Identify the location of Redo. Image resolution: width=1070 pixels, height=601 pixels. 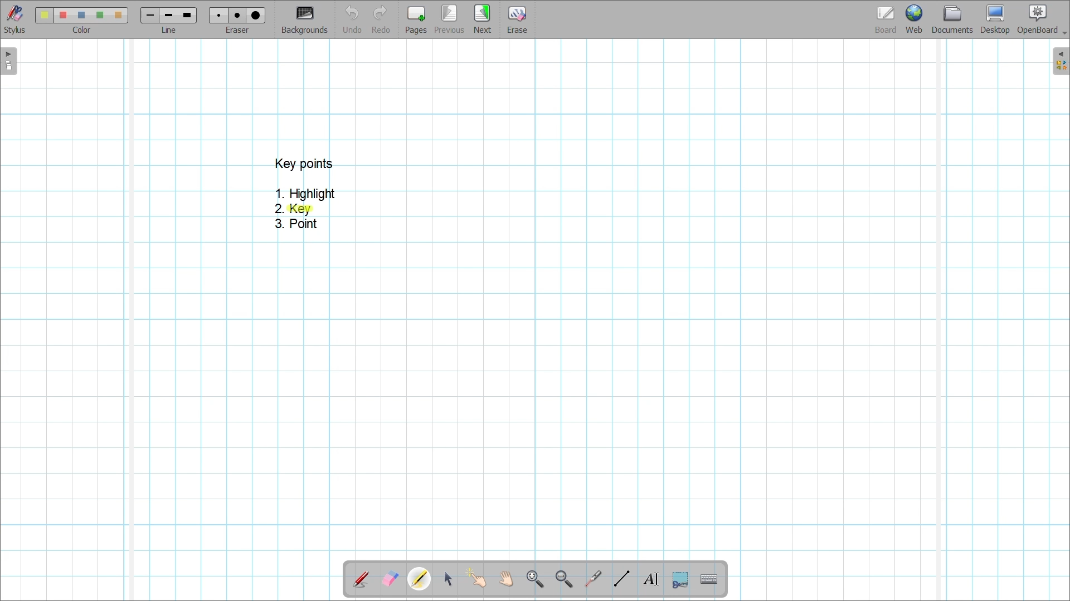
(381, 19).